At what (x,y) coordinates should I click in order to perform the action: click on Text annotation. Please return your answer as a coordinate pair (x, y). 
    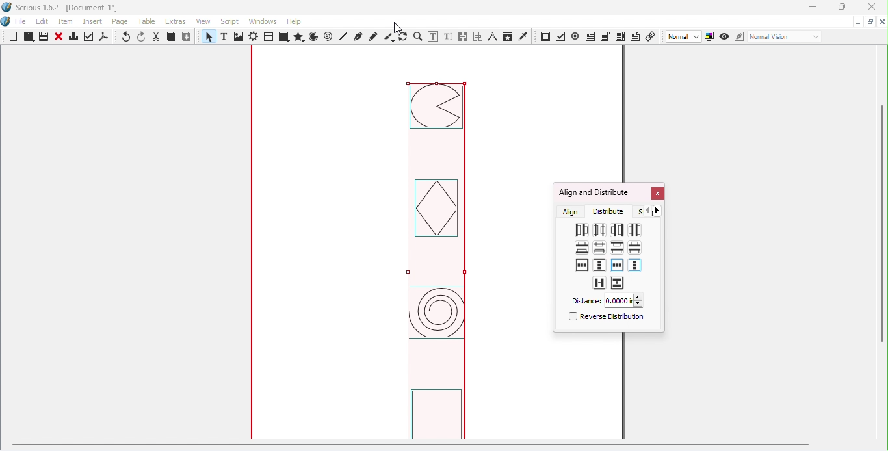
    Looking at the image, I should click on (635, 36).